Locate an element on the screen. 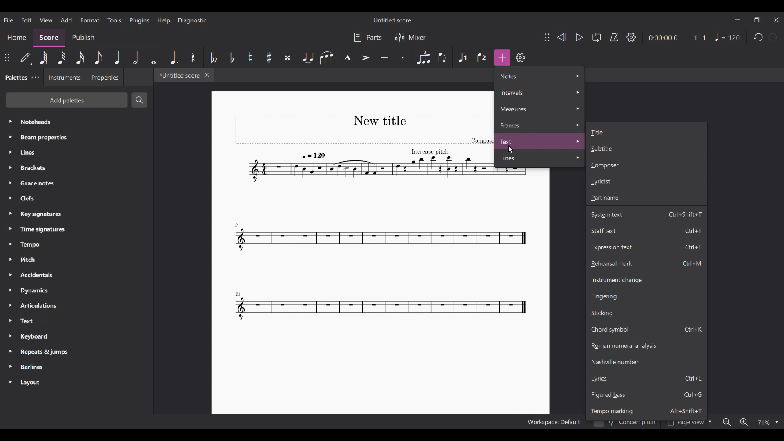  Add menu is located at coordinates (67, 20).